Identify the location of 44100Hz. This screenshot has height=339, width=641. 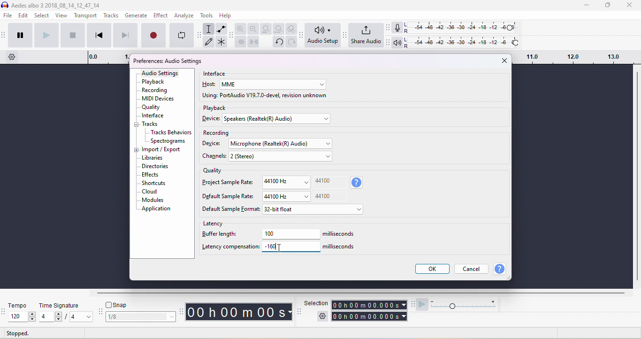
(285, 182).